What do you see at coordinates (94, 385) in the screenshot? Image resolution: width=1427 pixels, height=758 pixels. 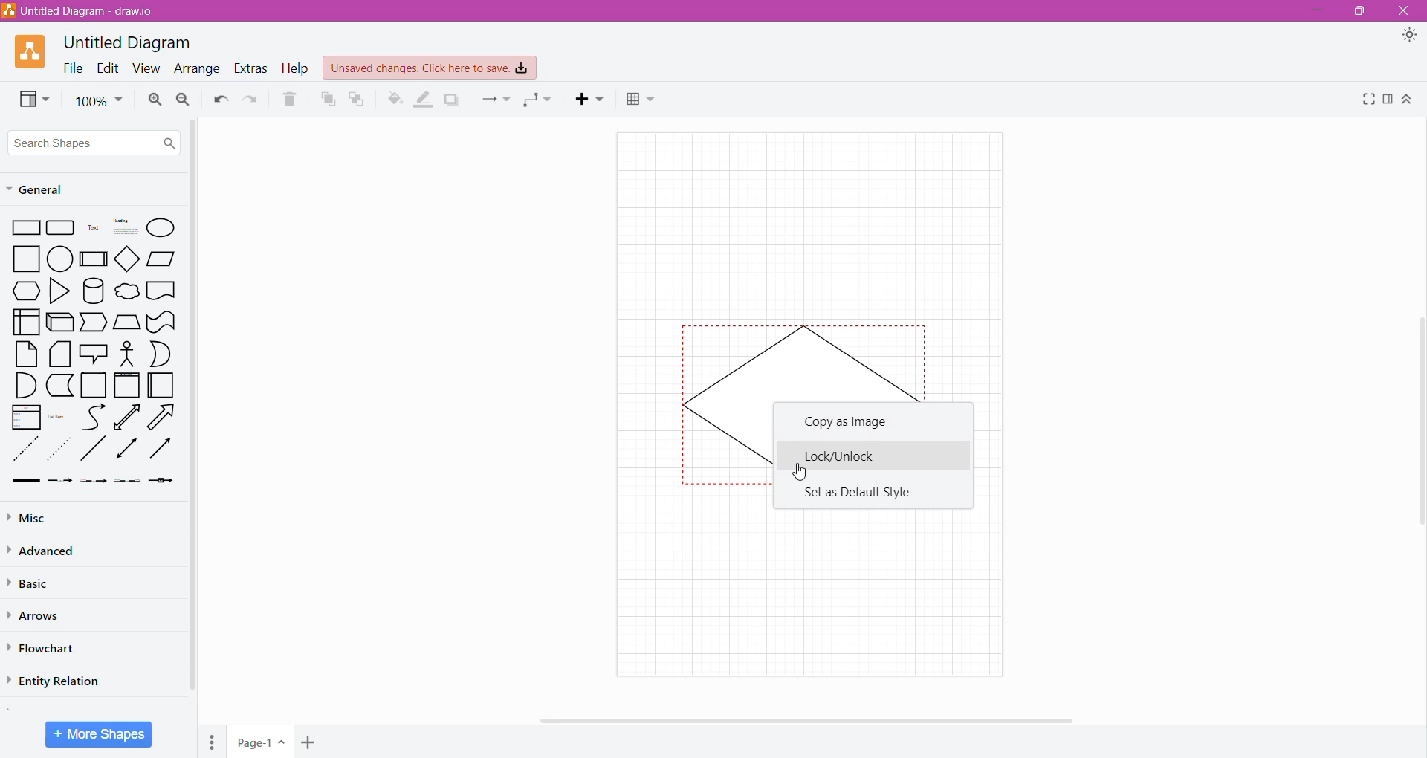 I see `Container` at bounding box center [94, 385].